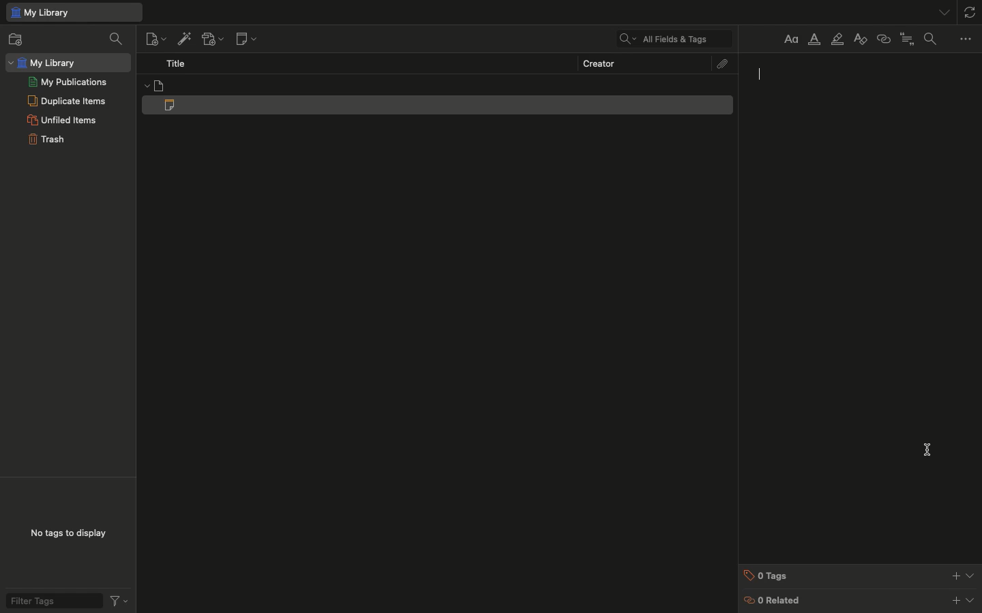 This screenshot has width=982, height=613. Describe the element at coordinates (248, 38) in the screenshot. I see `New note` at that location.